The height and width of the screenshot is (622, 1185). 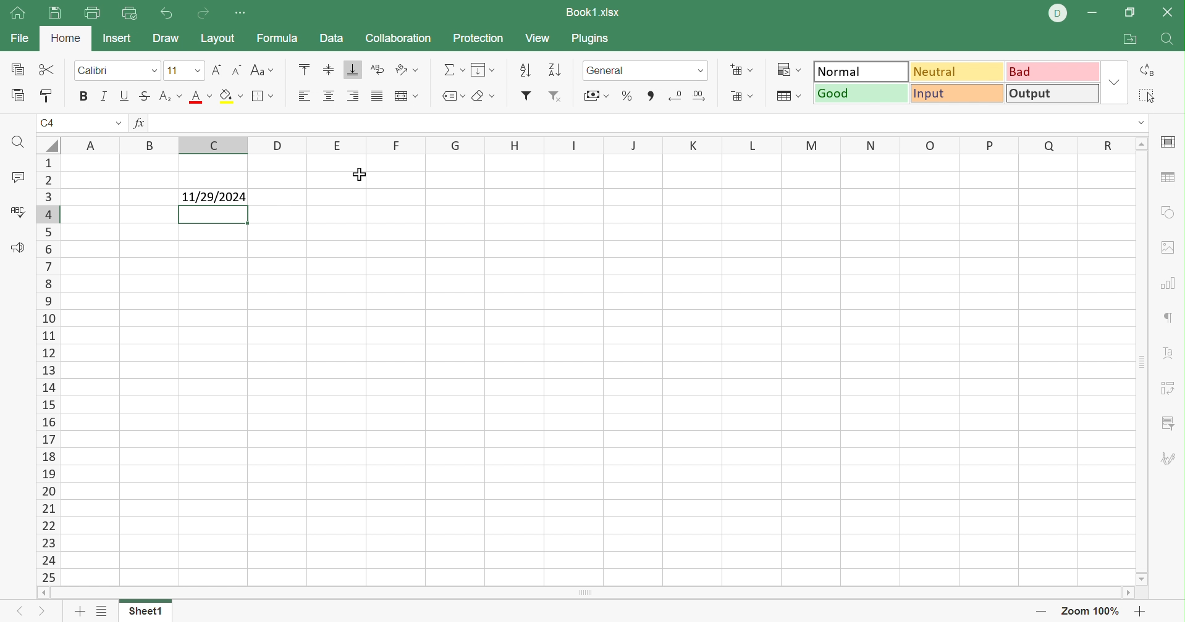 What do you see at coordinates (214, 70) in the screenshot?
I see `Increment font size` at bounding box center [214, 70].